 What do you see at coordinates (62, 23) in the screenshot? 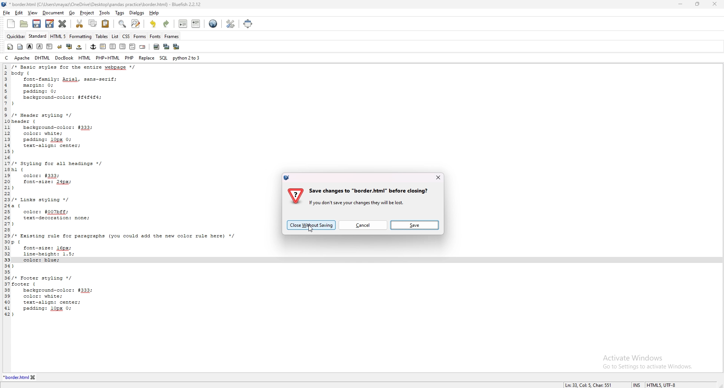
I see `close current tab` at bounding box center [62, 23].